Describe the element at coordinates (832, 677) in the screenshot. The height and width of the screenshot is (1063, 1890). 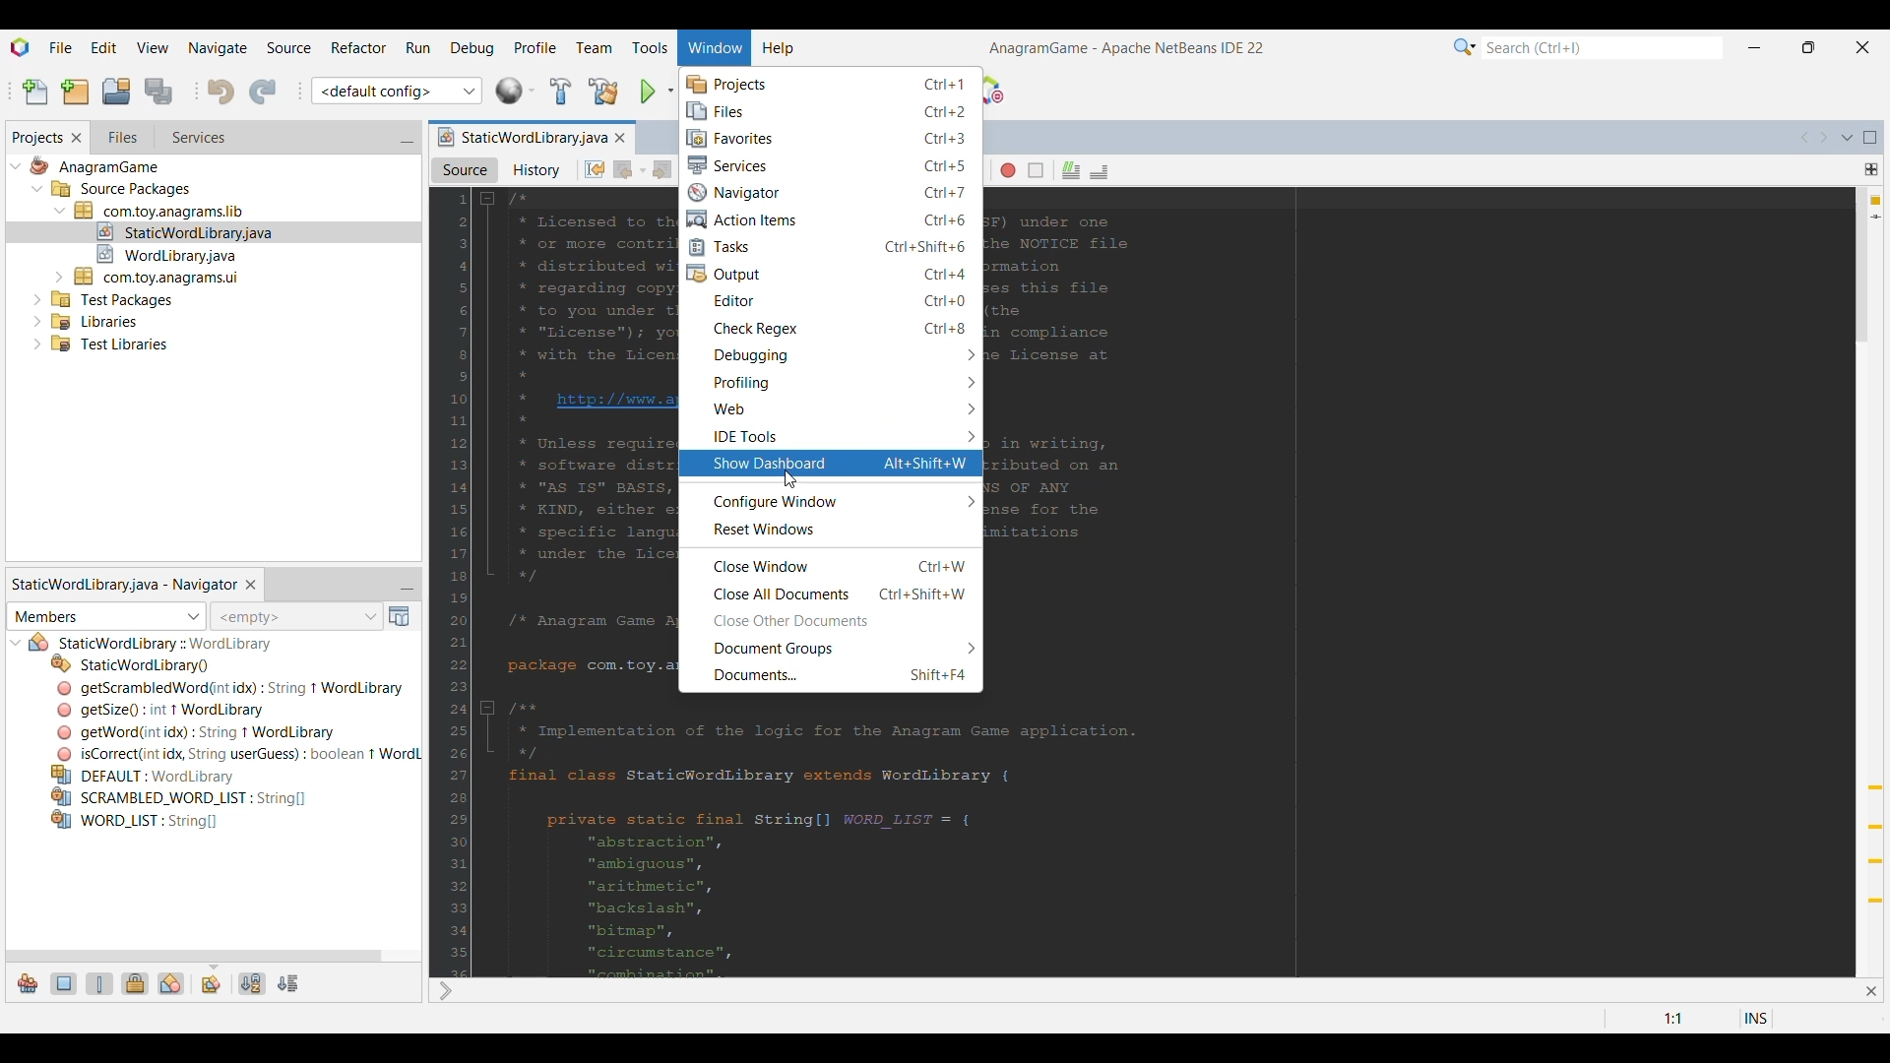
I see `Documents` at that location.